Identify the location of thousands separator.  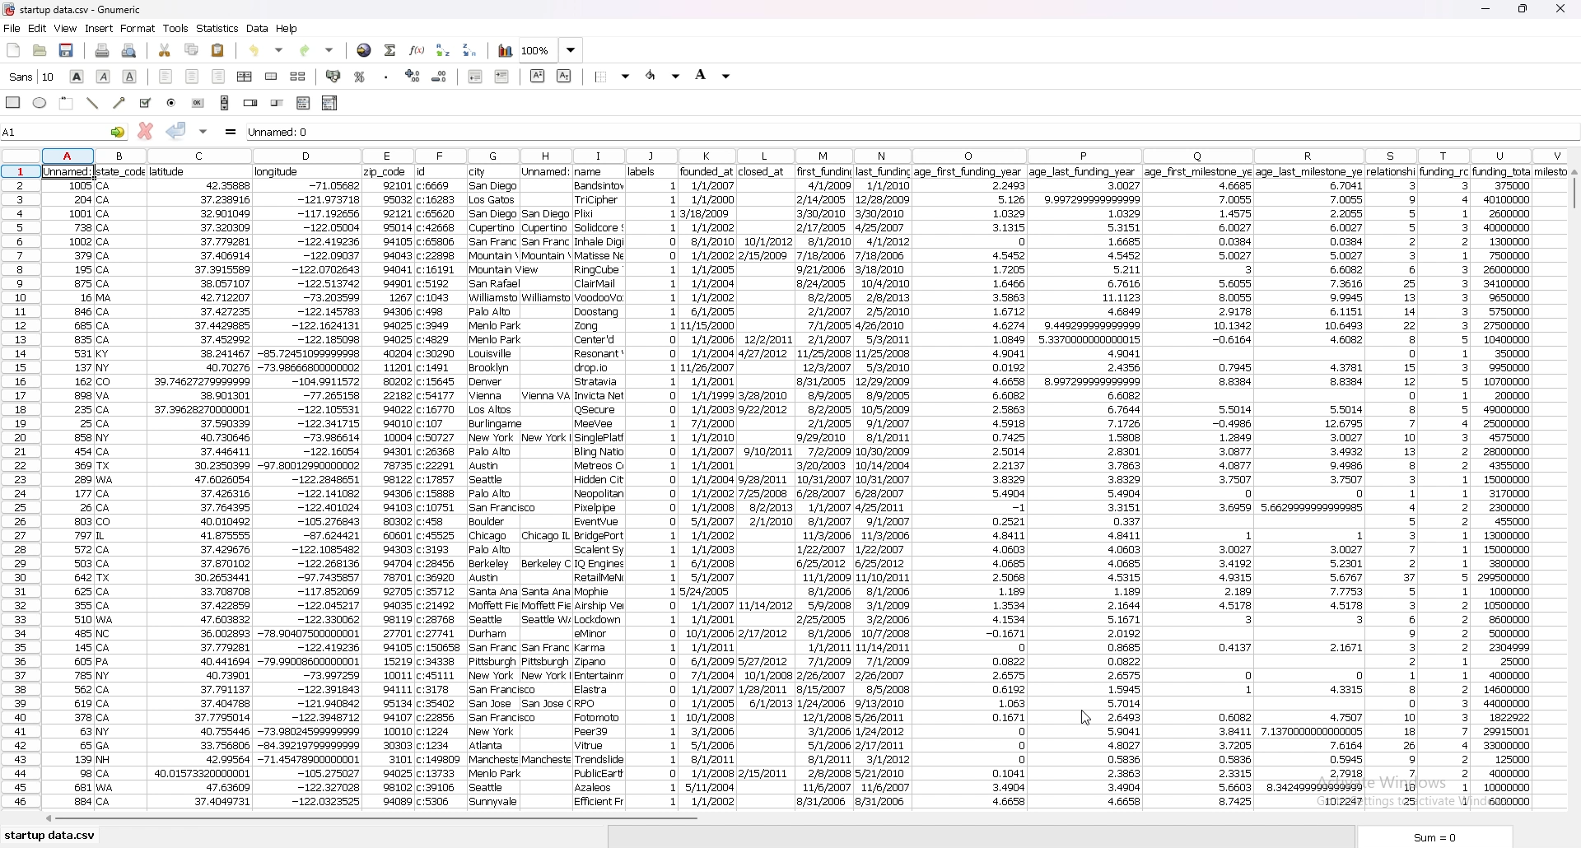
(386, 74).